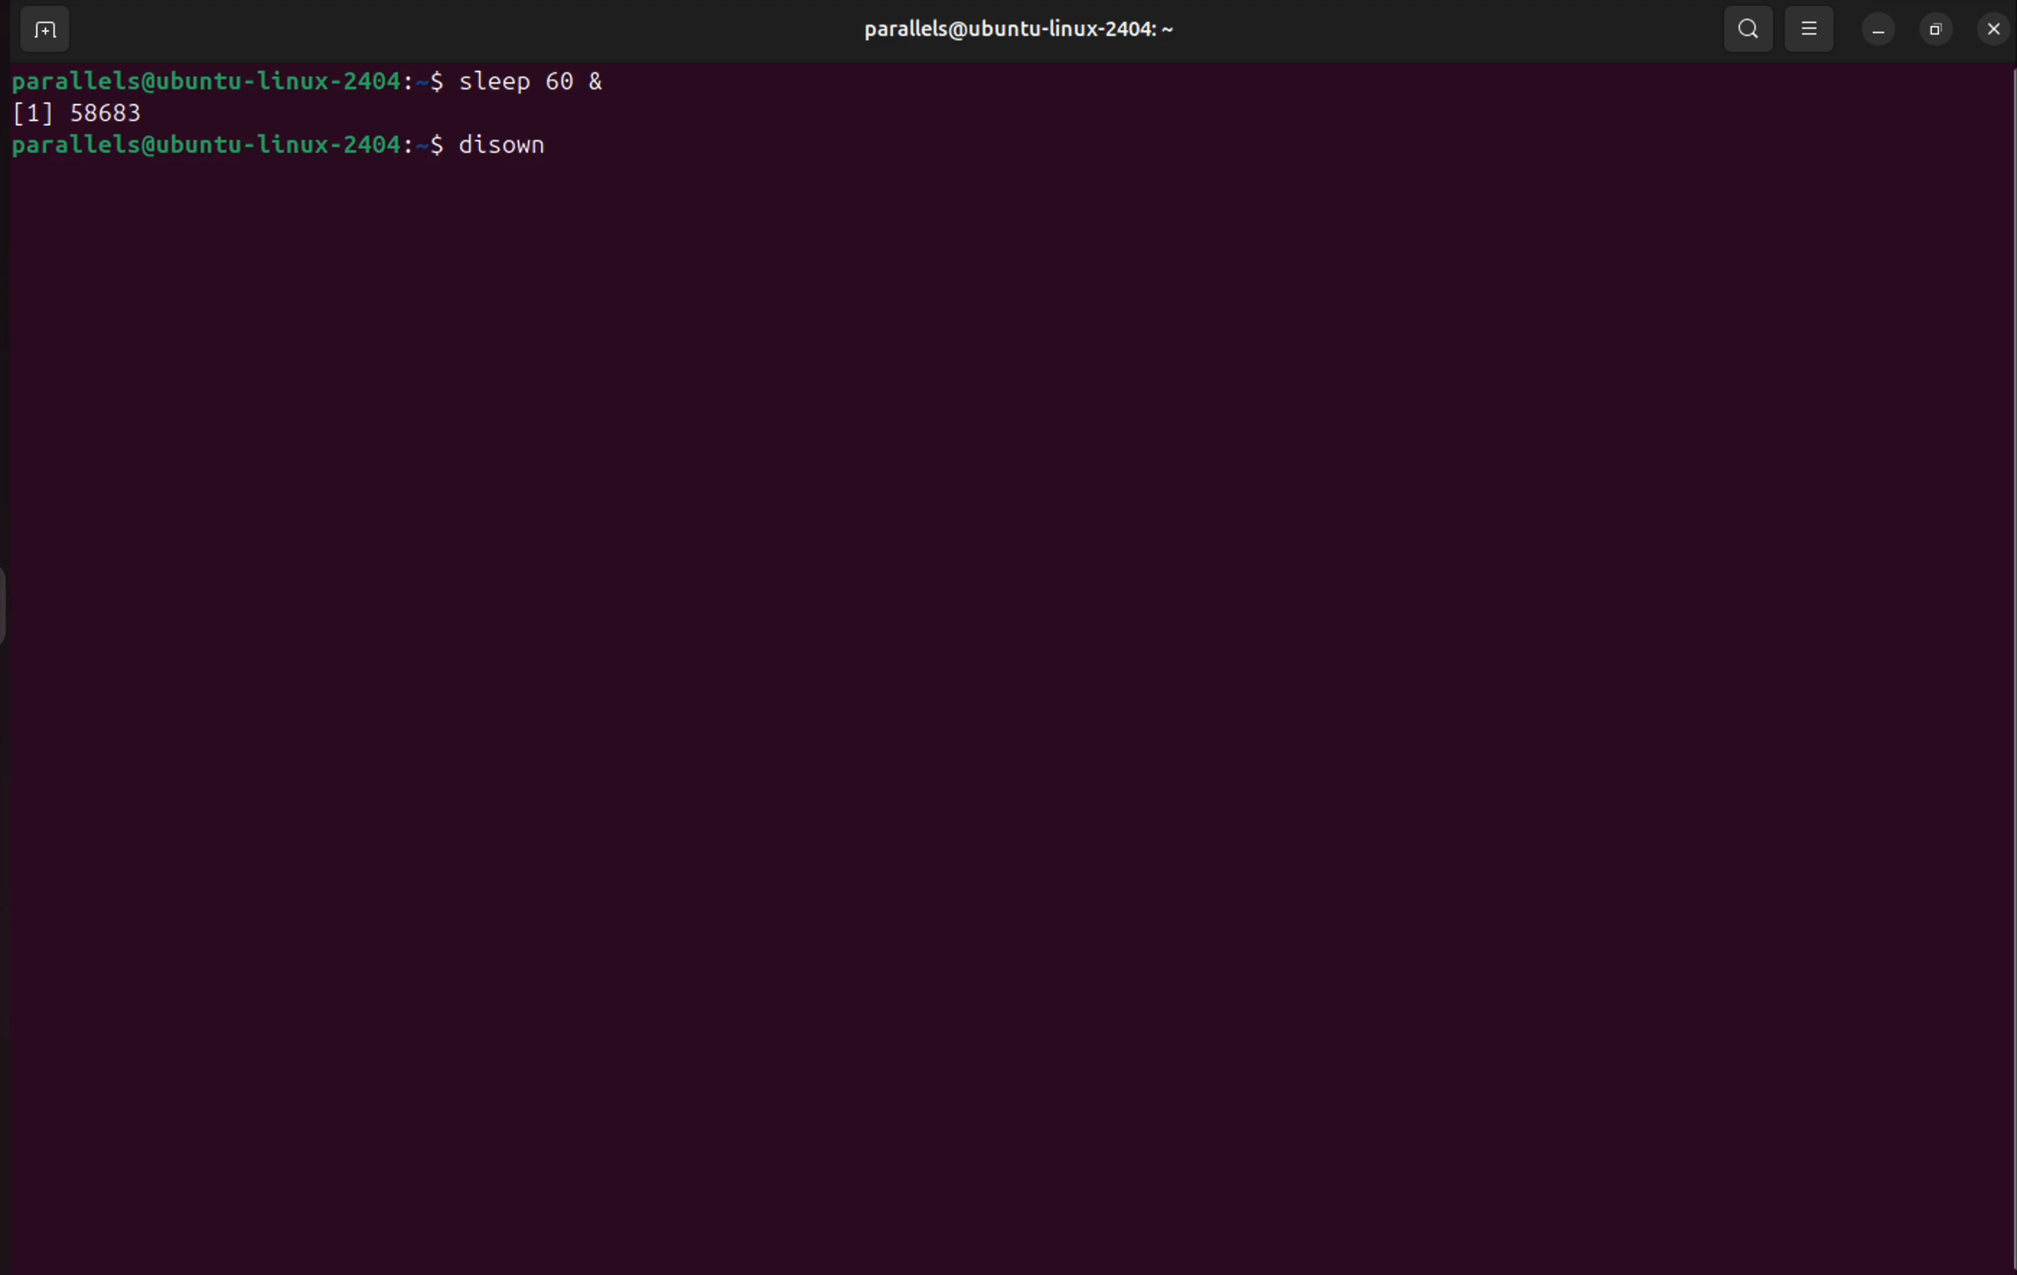 This screenshot has width=2017, height=1275. I want to click on close, so click(1991, 27).